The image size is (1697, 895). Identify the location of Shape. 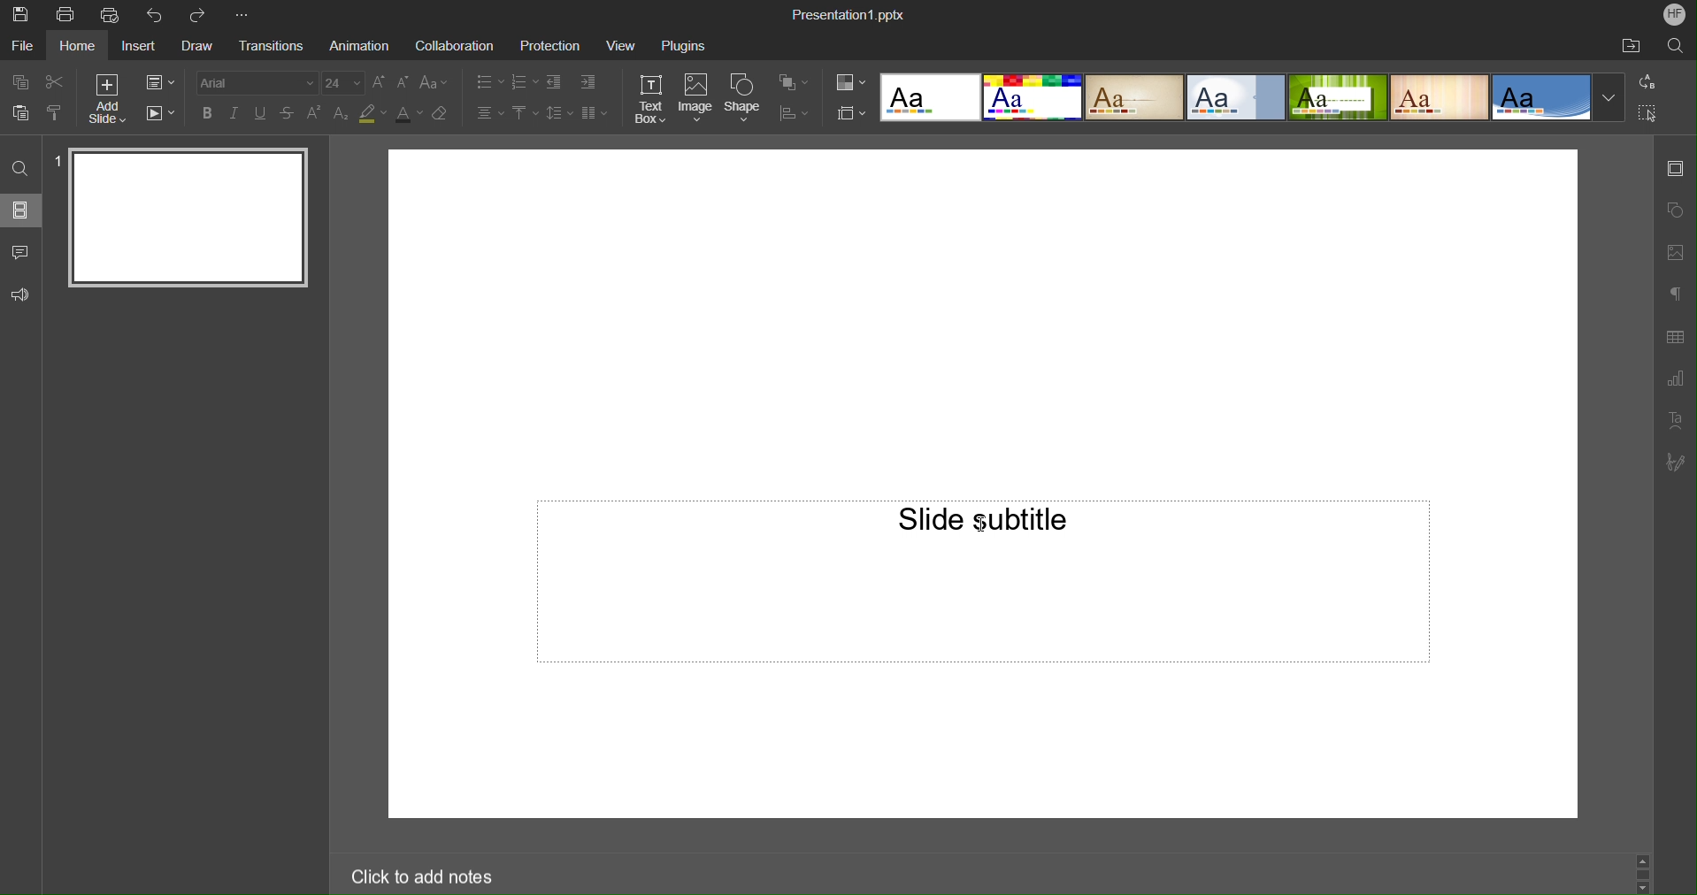
(744, 99).